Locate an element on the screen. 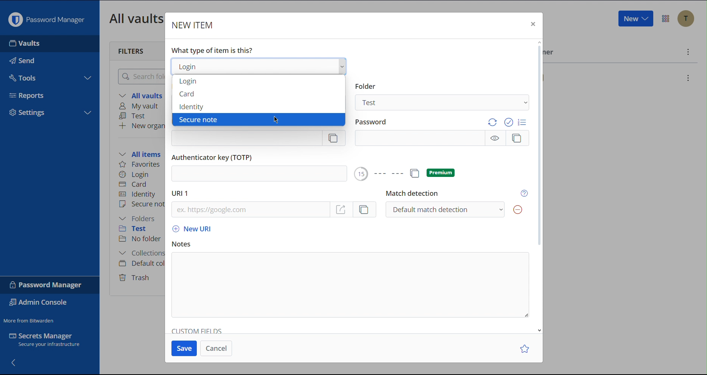 The image size is (707, 375). Star is located at coordinates (526, 348).